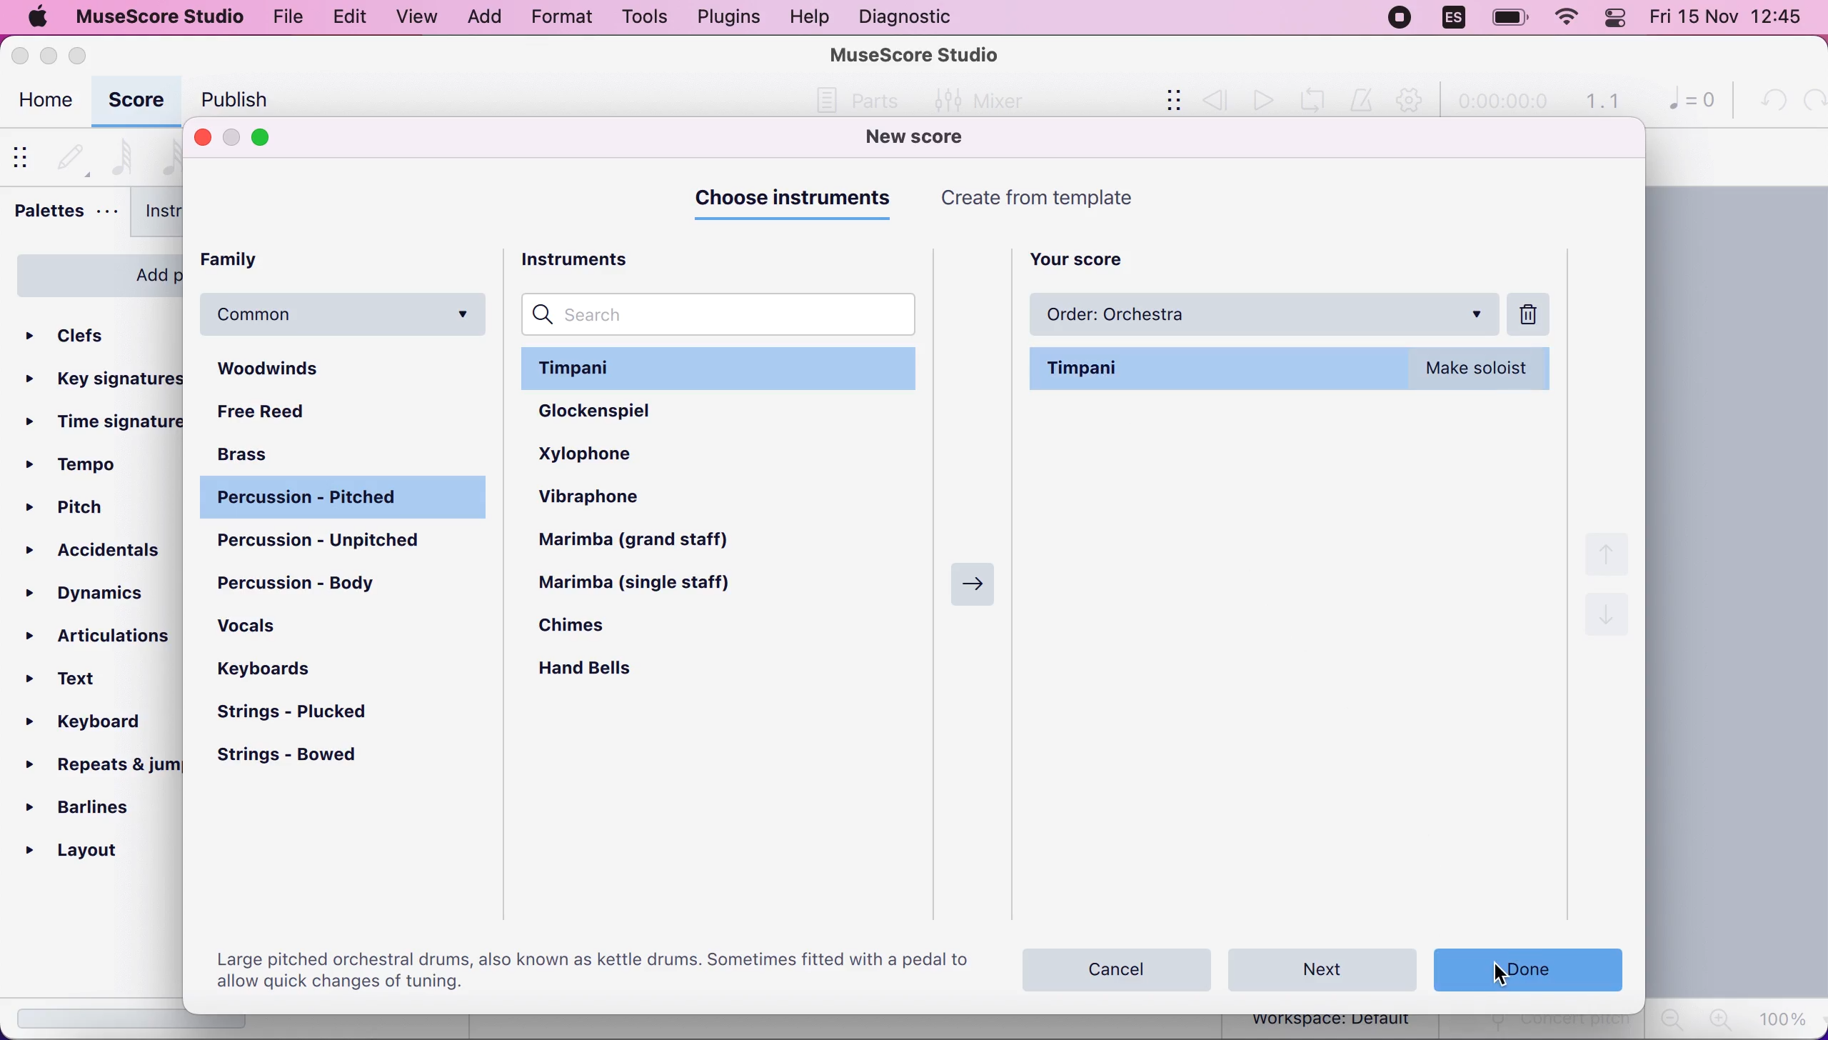 Image resolution: width=1828 pixels, height=1040 pixels. What do you see at coordinates (346, 369) in the screenshot?
I see `woodwinds` at bounding box center [346, 369].